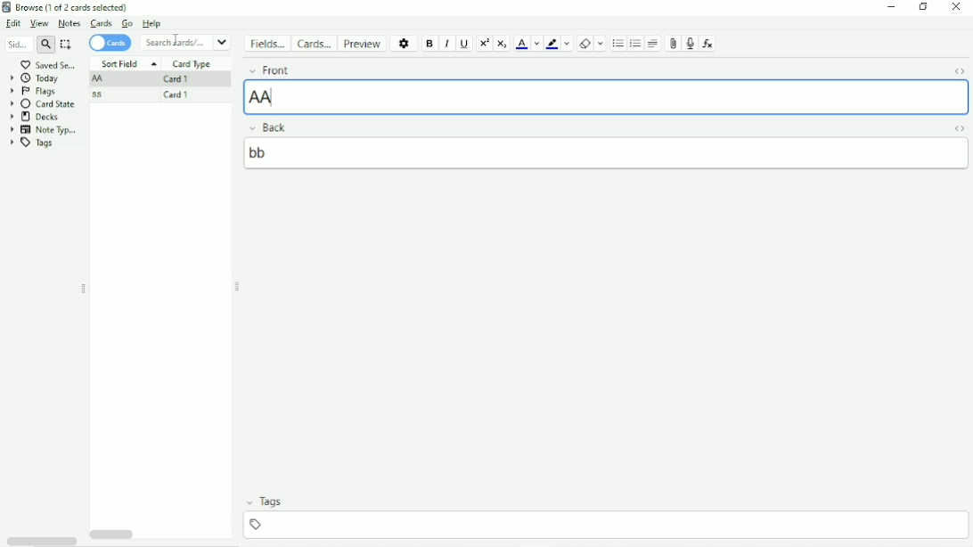  I want to click on Today, so click(38, 78).